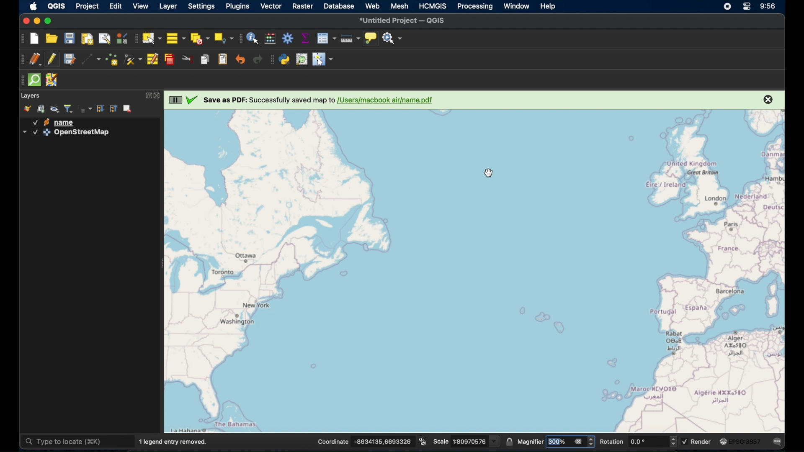  What do you see at coordinates (121, 39) in the screenshot?
I see `style manager` at bounding box center [121, 39].